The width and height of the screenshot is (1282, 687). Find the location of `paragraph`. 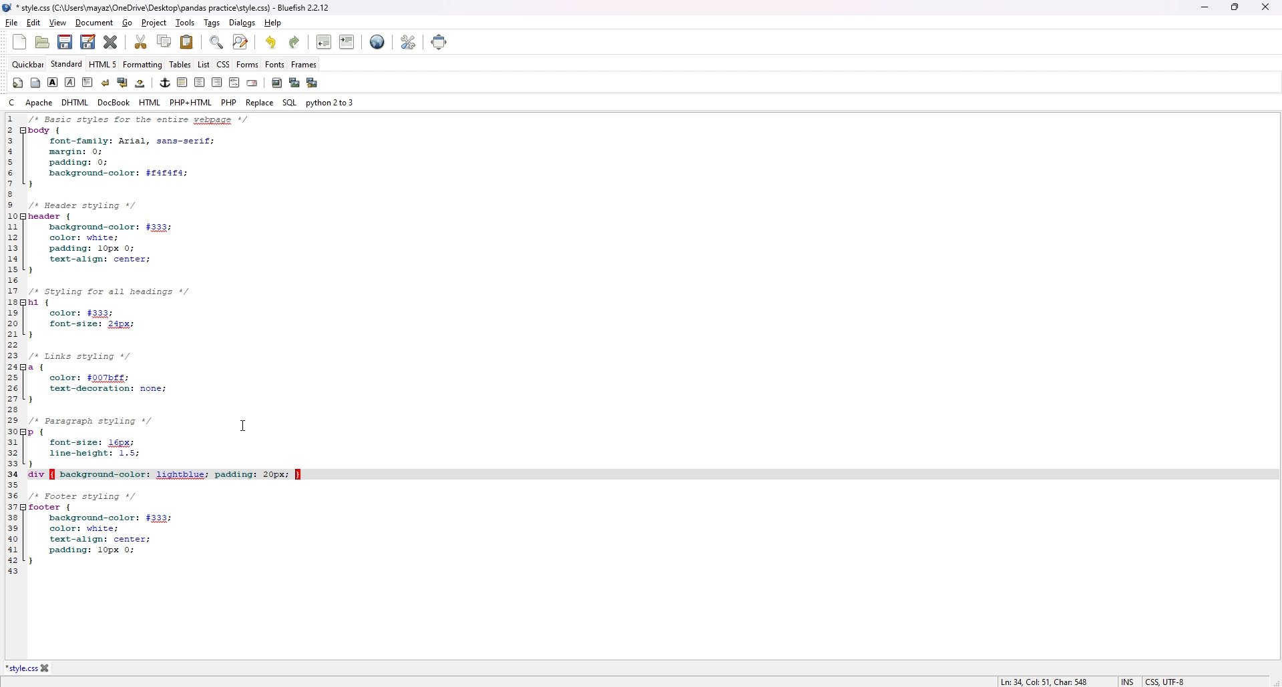

paragraph is located at coordinates (88, 82).